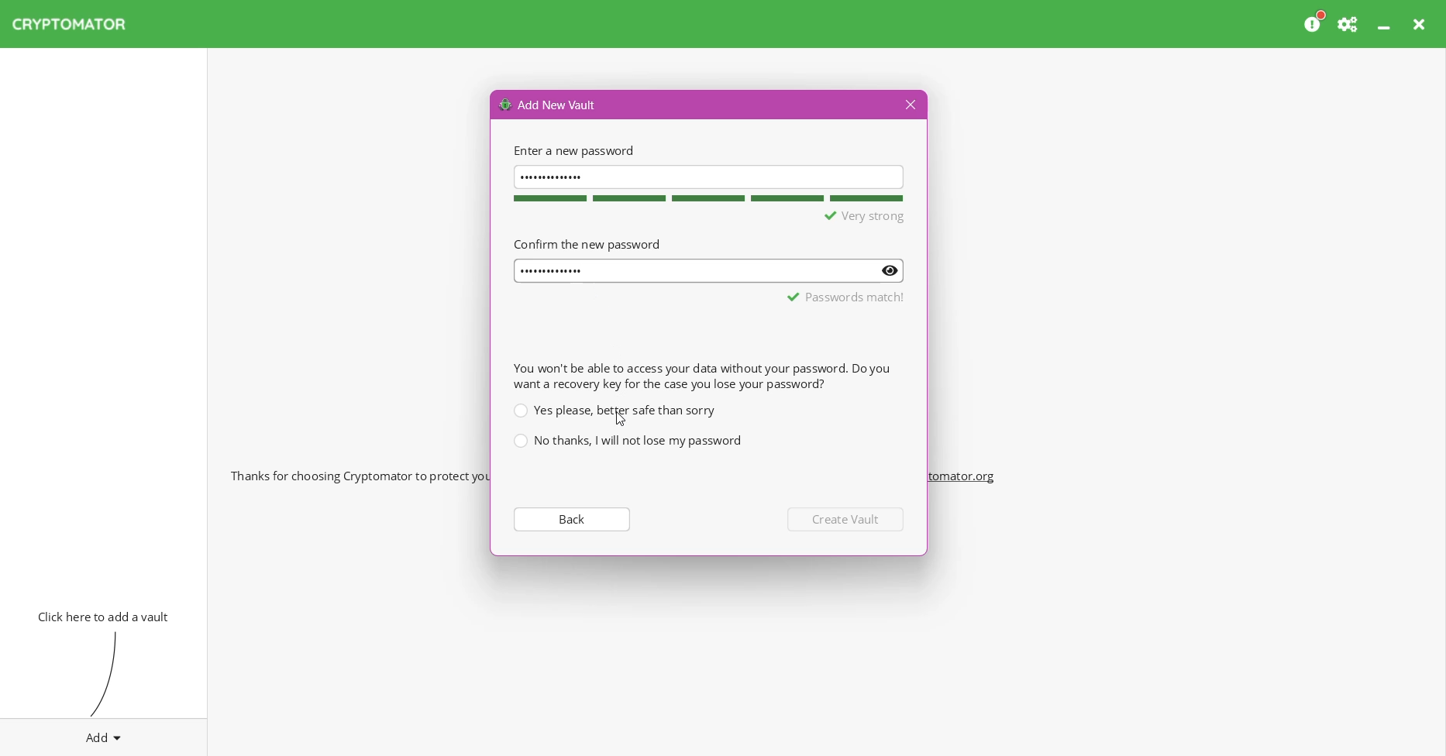  Describe the element at coordinates (1386, 24) in the screenshot. I see `Minimize` at that location.